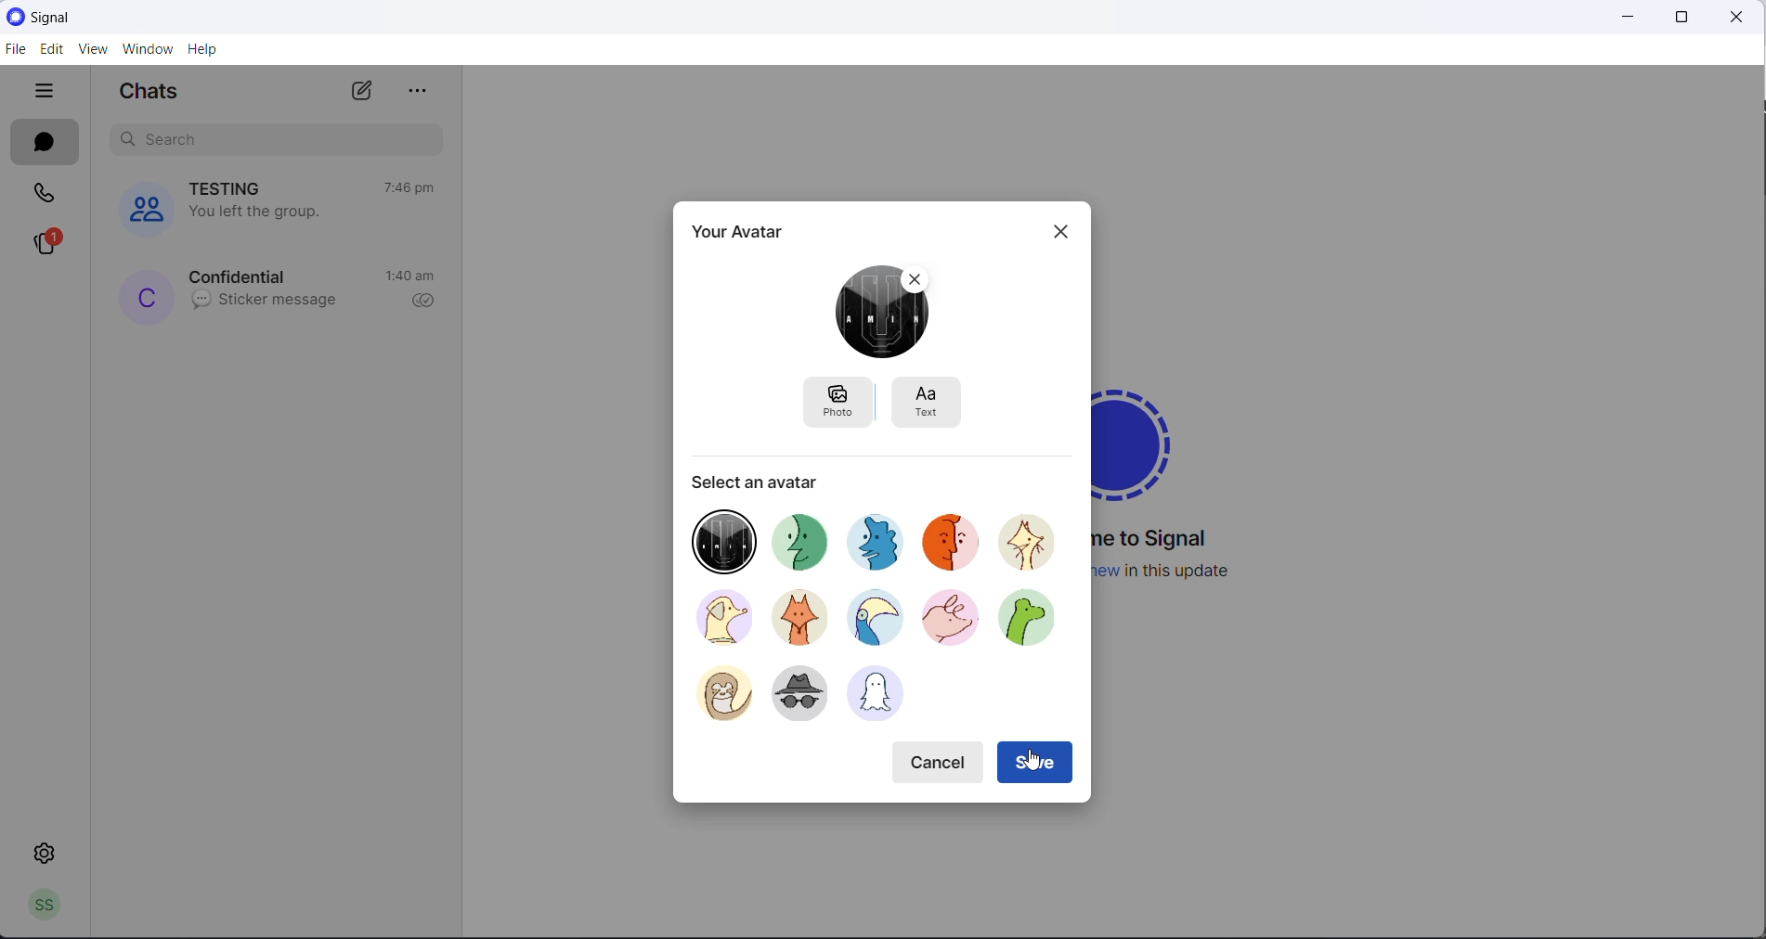 The height and width of the screenshot is (939, 1766). I want to click on read recipient, so click(422, 302).